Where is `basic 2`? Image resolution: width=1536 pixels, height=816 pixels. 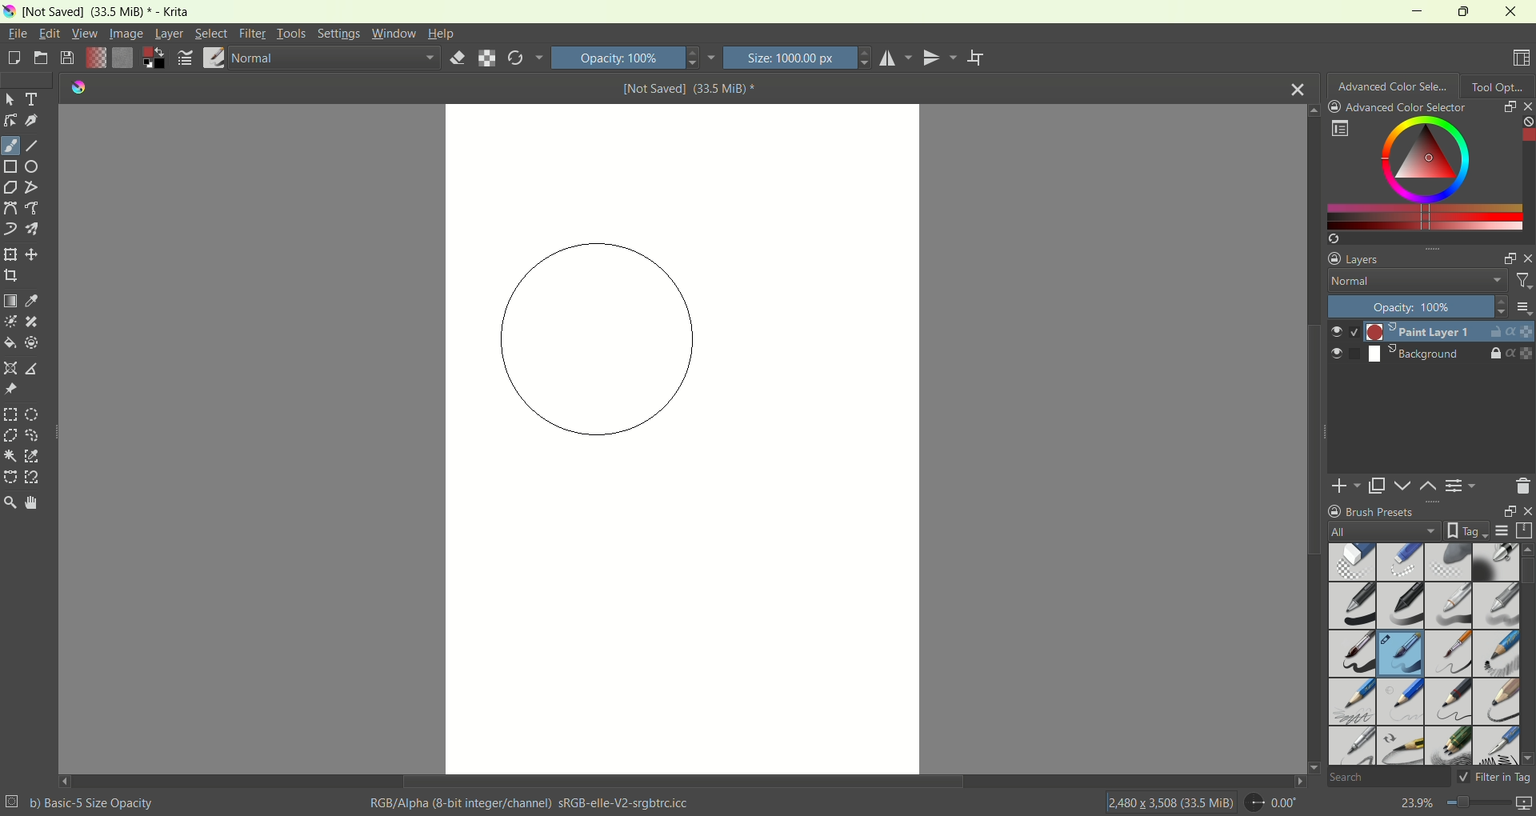
basic 2 is located at coordinates (1402, 606).